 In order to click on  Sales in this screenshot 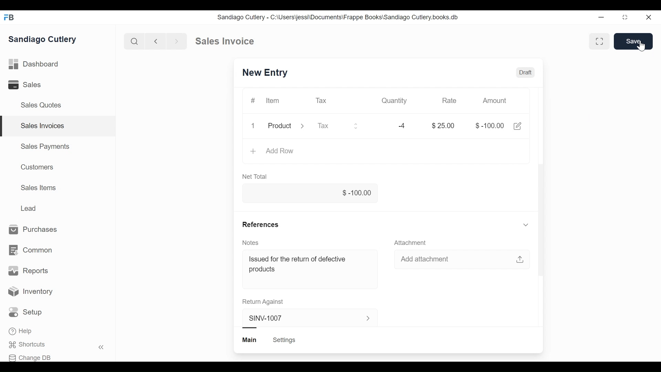, I will do `click(23, 84)`.